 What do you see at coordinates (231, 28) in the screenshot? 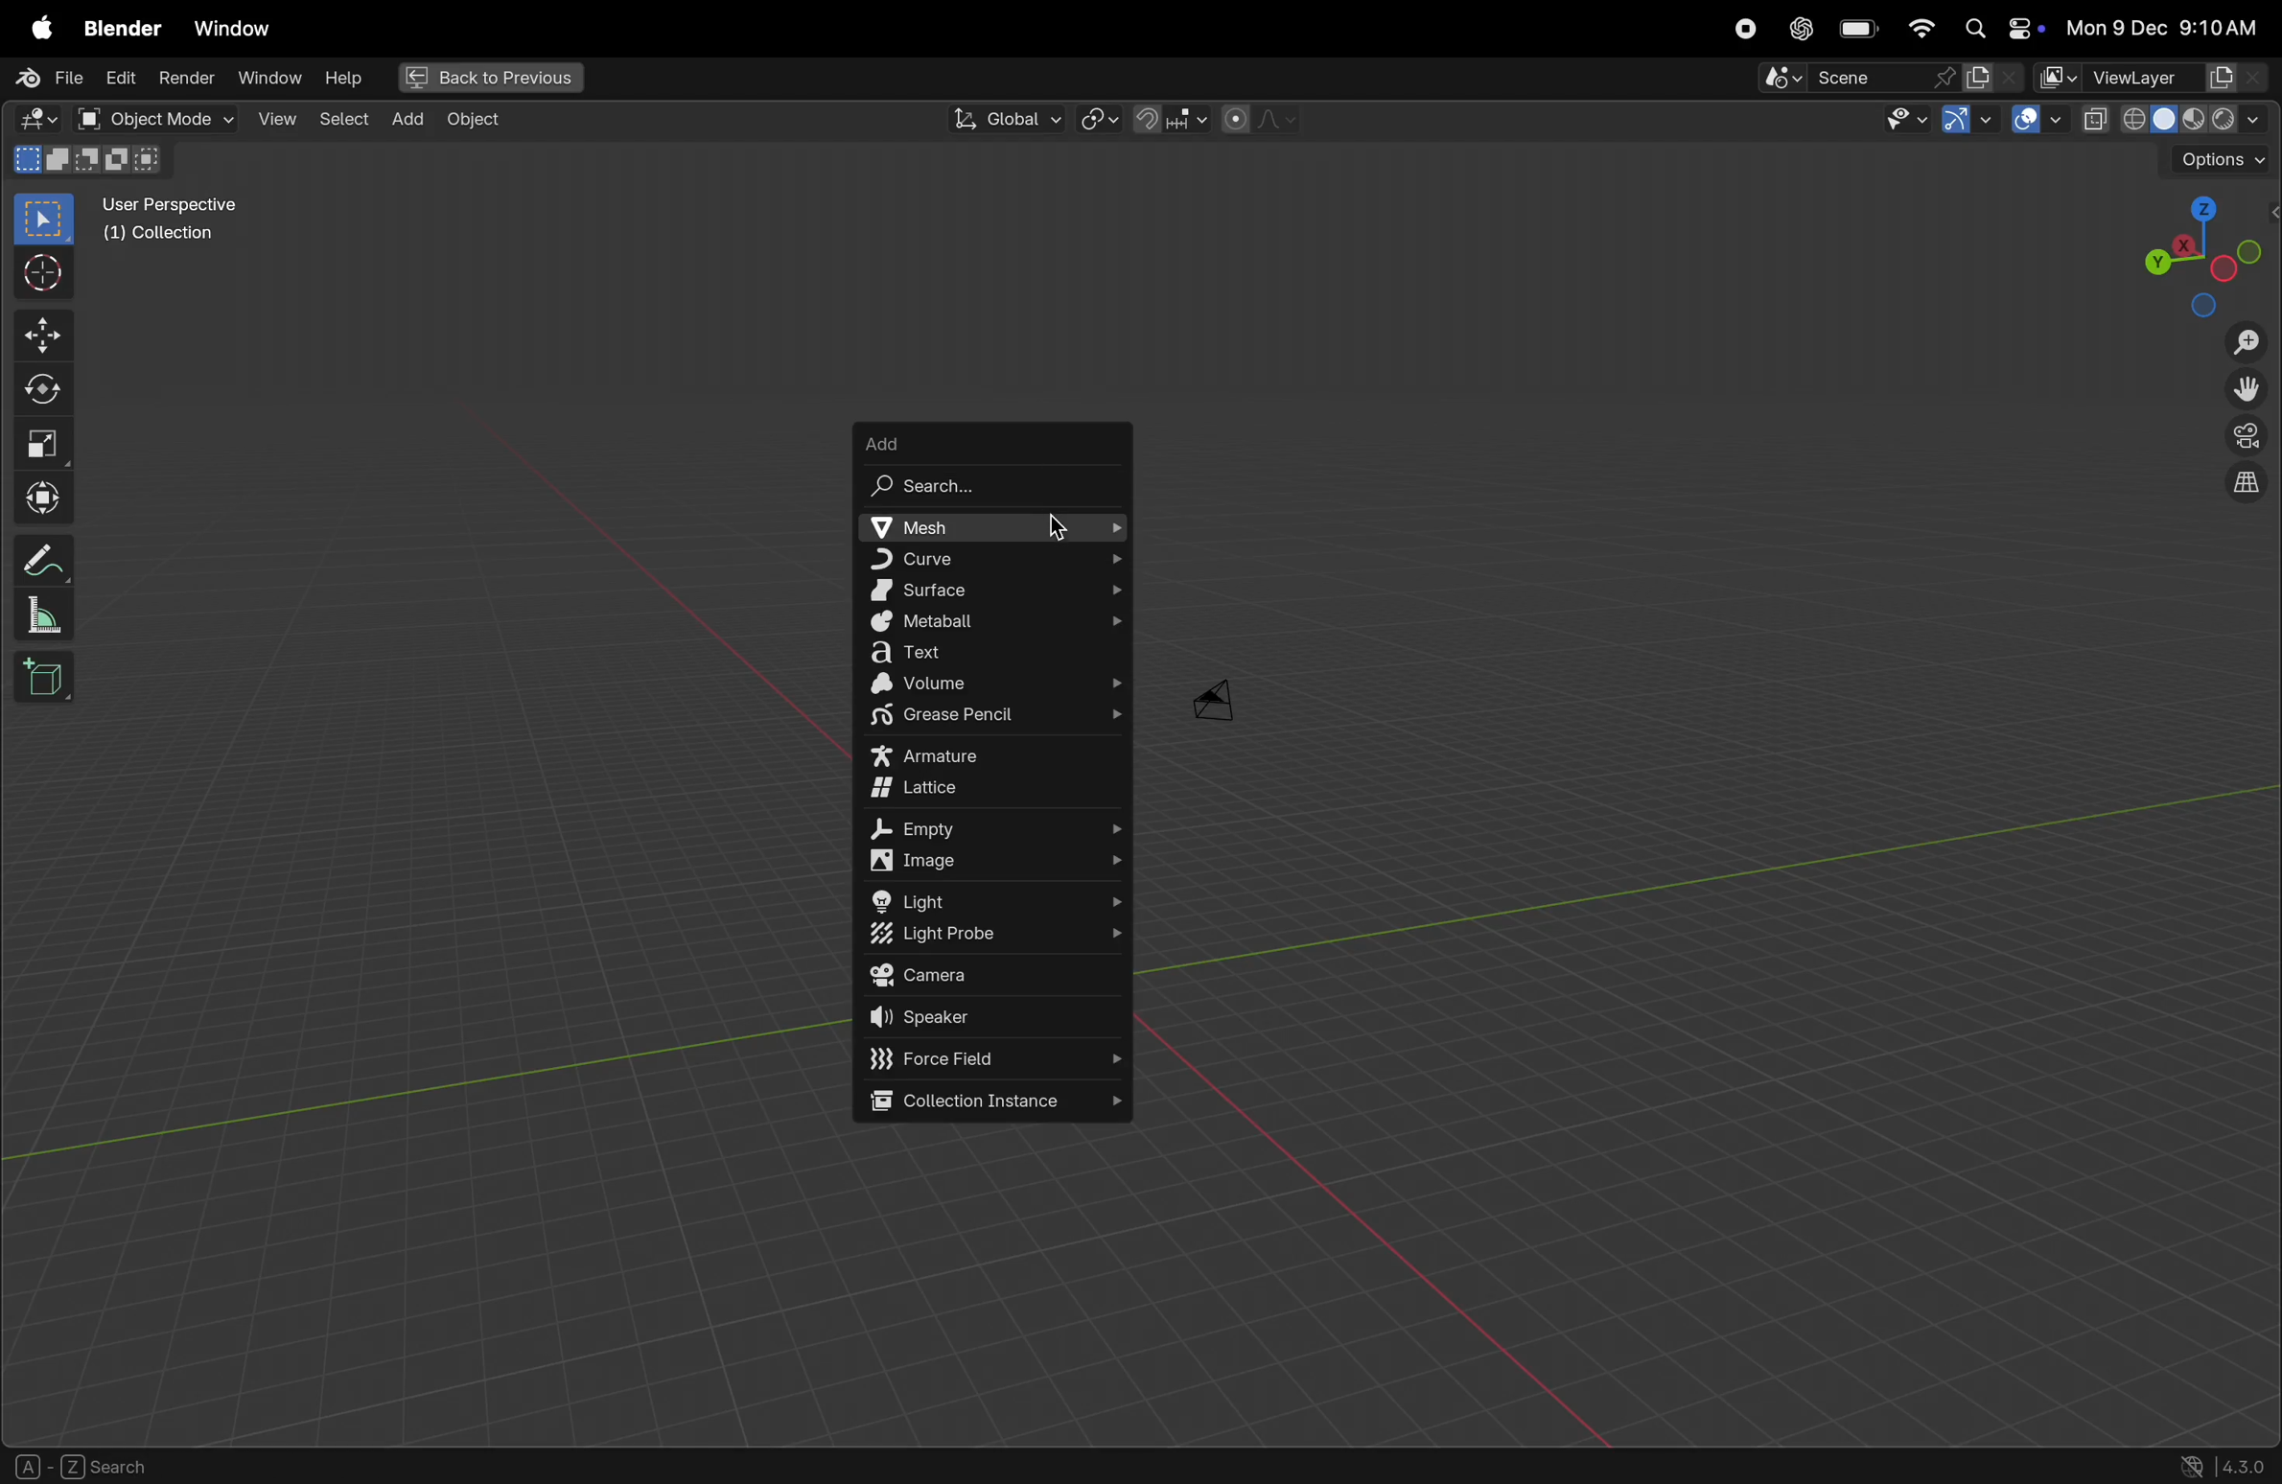
I see `window` at bounding box center [231, 28].